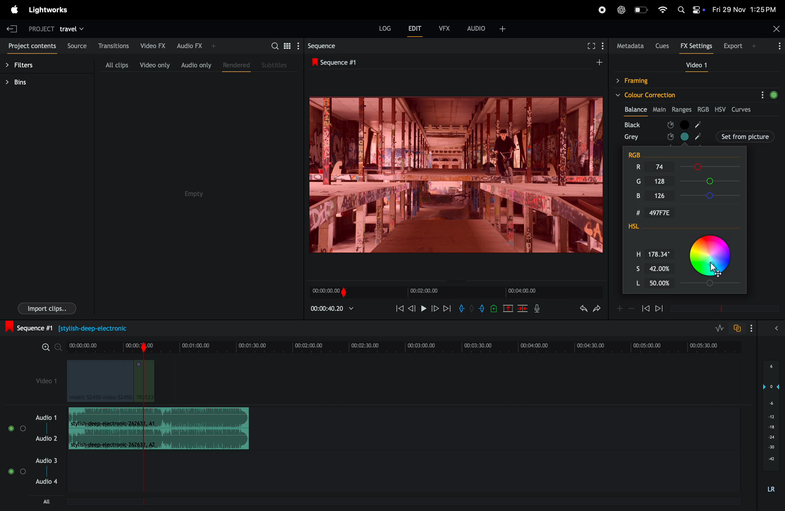 The height and width of the screenshot is (511, 785). Describe the element at coordinates (631, 214) in the screenshot. I see `# ` at that location.